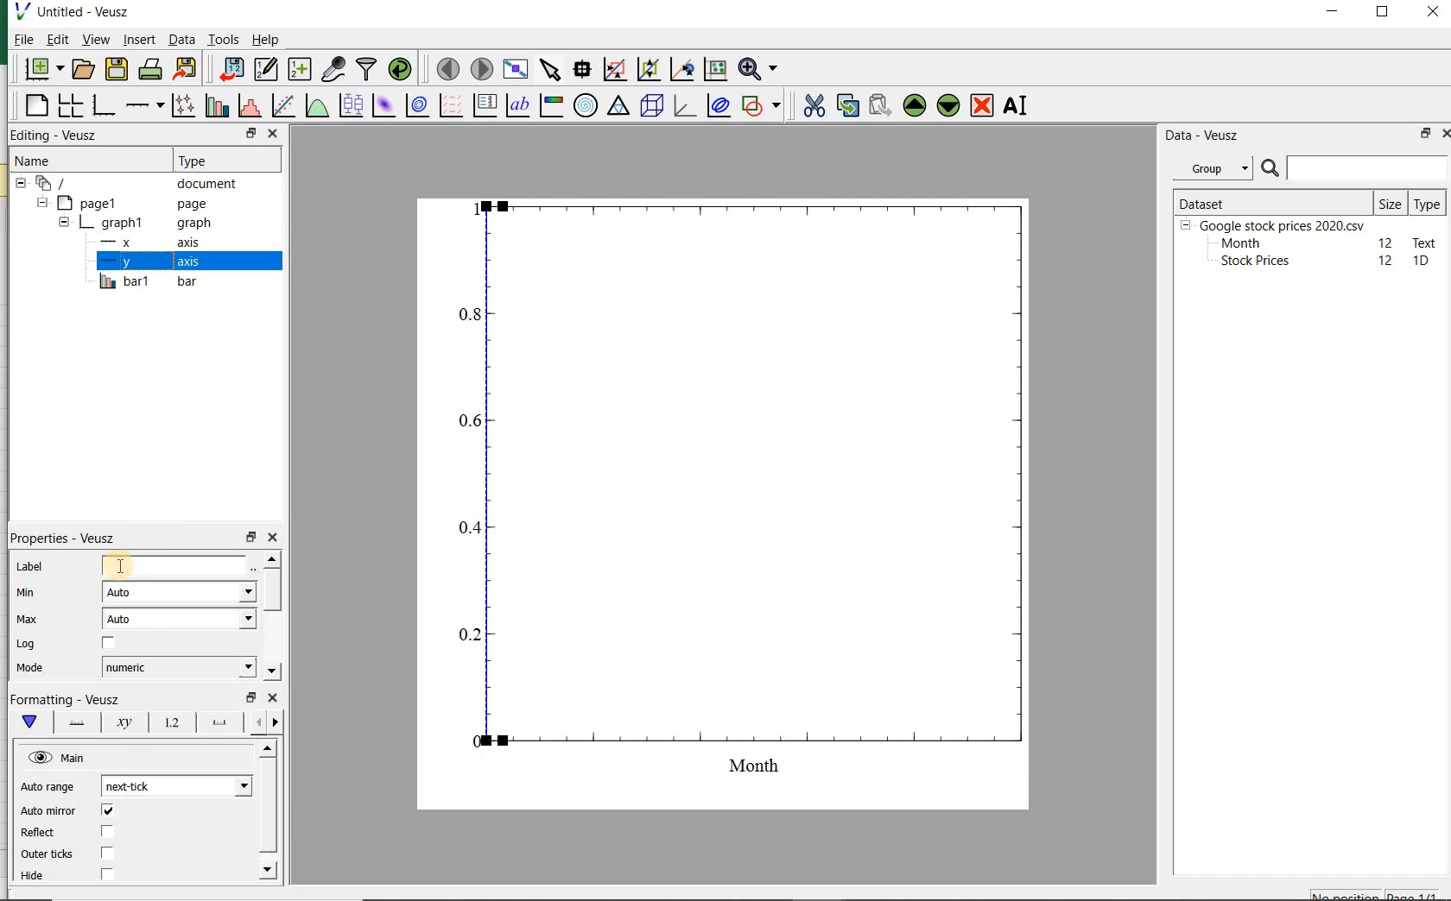 The image size is (1451, 901). I want to click on major ticks, so click(217, 725).